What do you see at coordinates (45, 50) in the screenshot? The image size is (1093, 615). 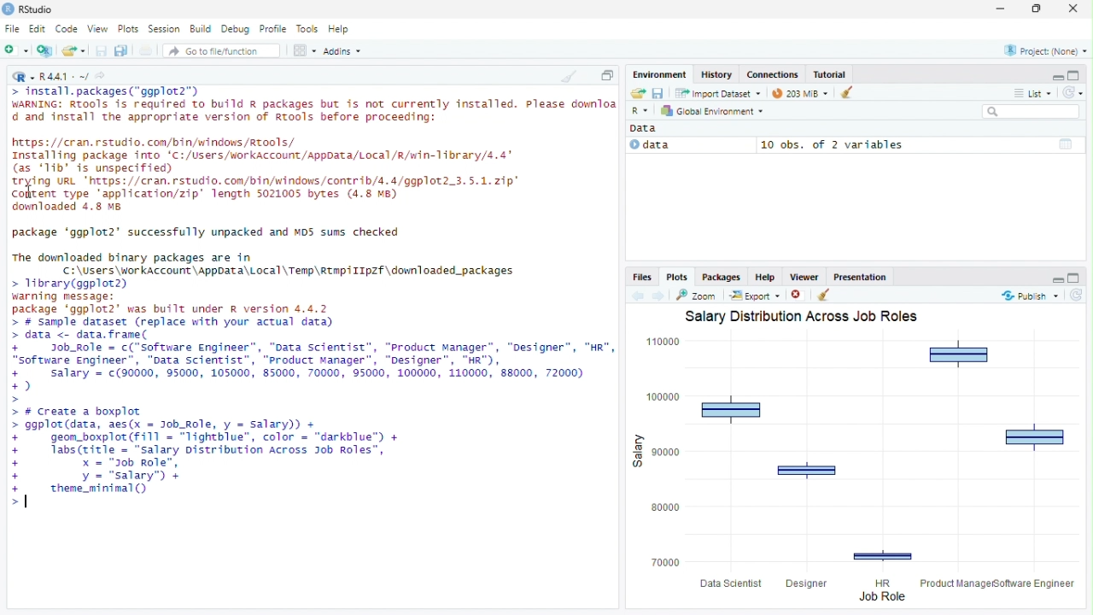 I see `create a project` at bounding box center [45, 50].